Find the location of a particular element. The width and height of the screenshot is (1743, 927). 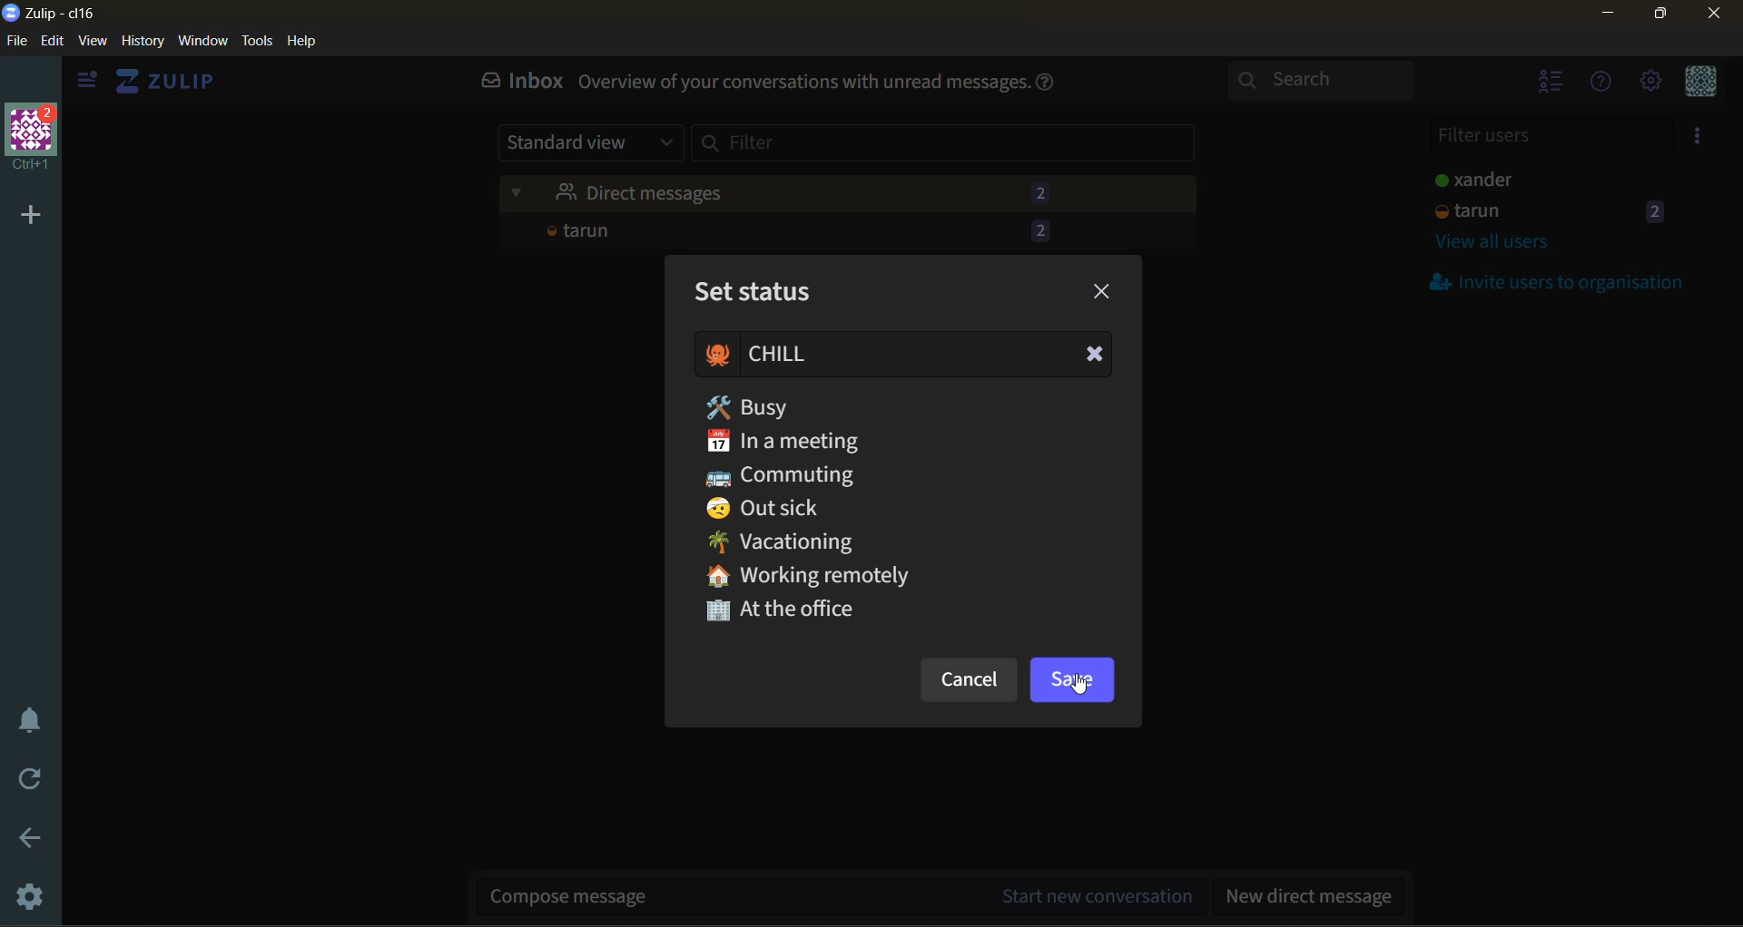

settings menu is located at coordinates (1654, 83).